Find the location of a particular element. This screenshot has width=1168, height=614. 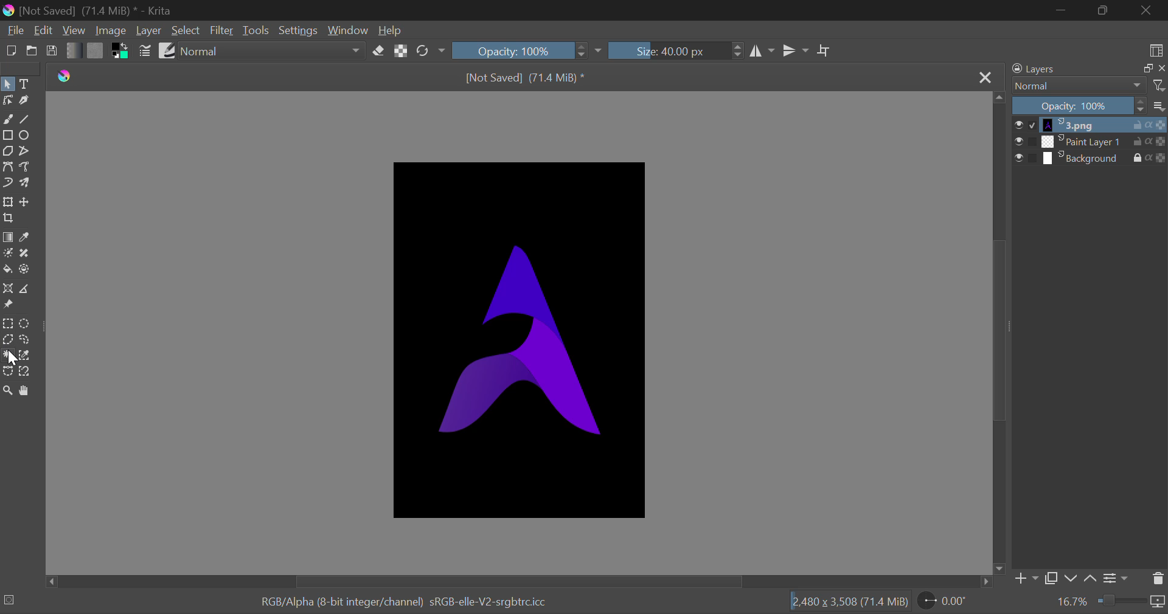

Dynamic Brush Tool is located at coordinates (9, 184).